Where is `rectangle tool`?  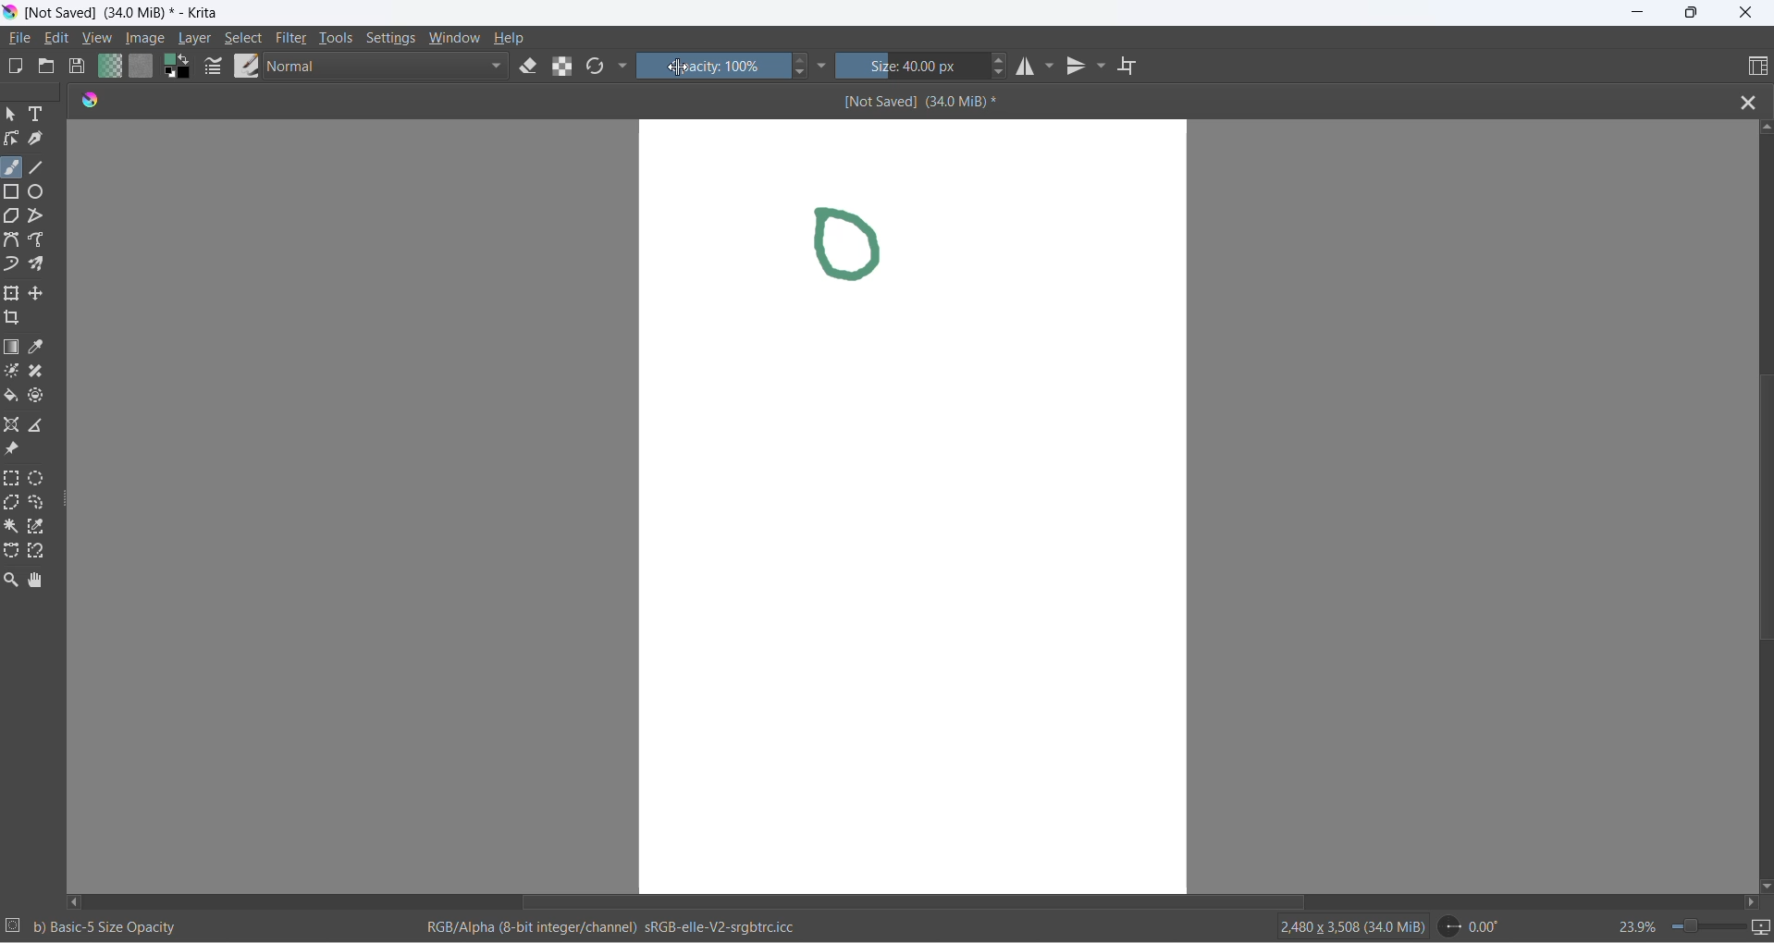 rectangle tool is located at coordinates (15, 192).